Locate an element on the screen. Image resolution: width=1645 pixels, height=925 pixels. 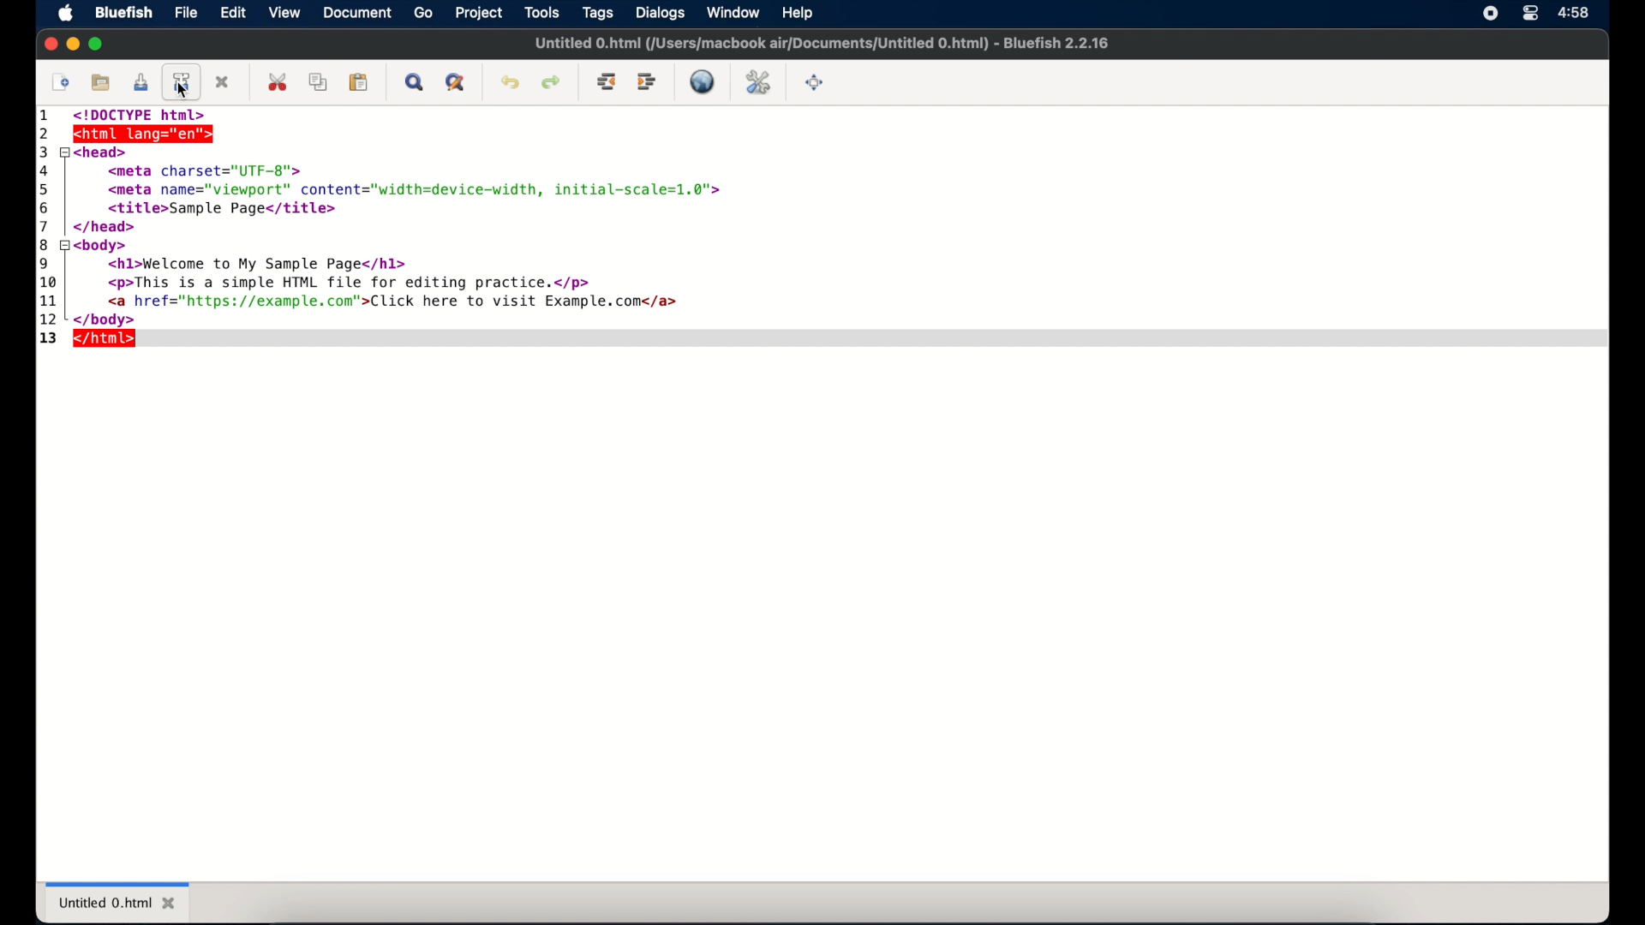
tags is located at coordinates (599, 14).